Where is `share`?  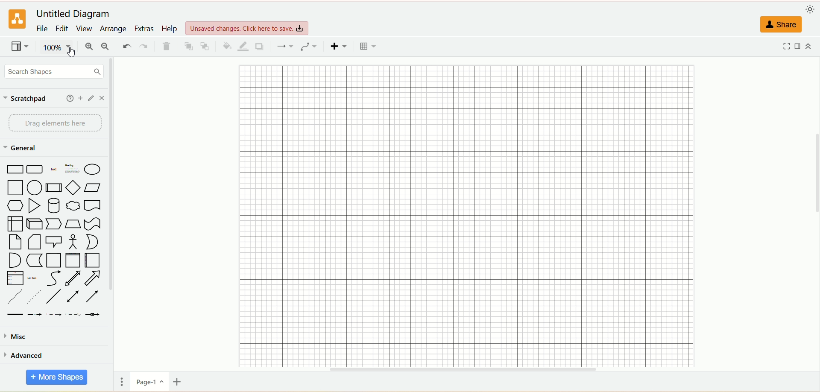
share is located at coordinates (781, 25).